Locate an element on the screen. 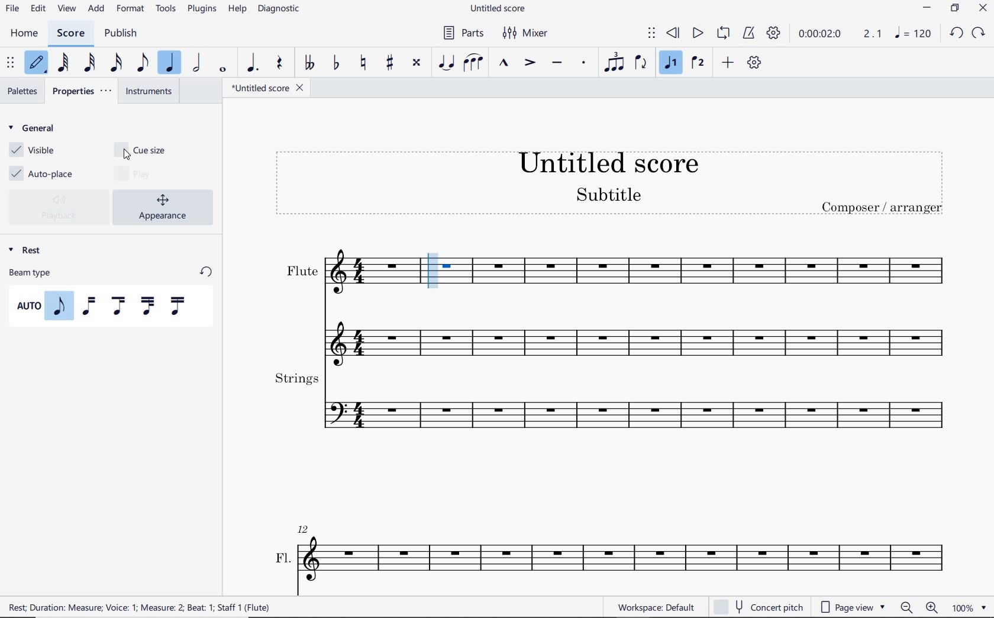  HALF NOTE is located at coordinates (198, 63).